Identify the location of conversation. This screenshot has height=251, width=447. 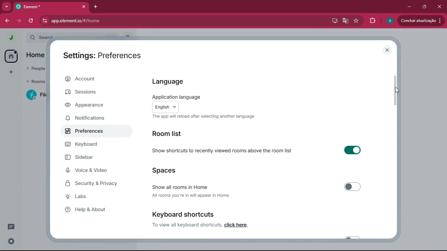
(10, 227).